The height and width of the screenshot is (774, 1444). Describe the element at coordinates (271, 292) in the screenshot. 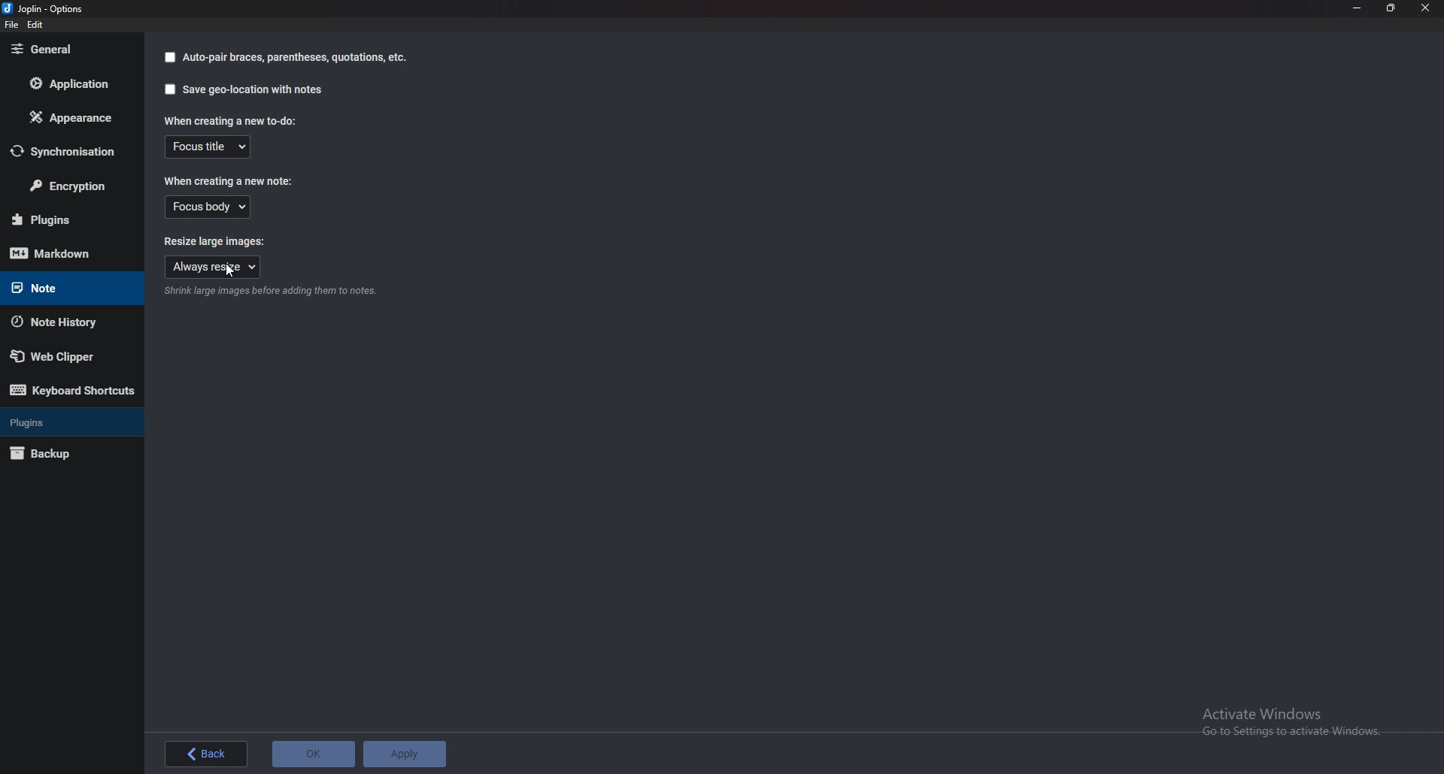

I see `Info` at that location.